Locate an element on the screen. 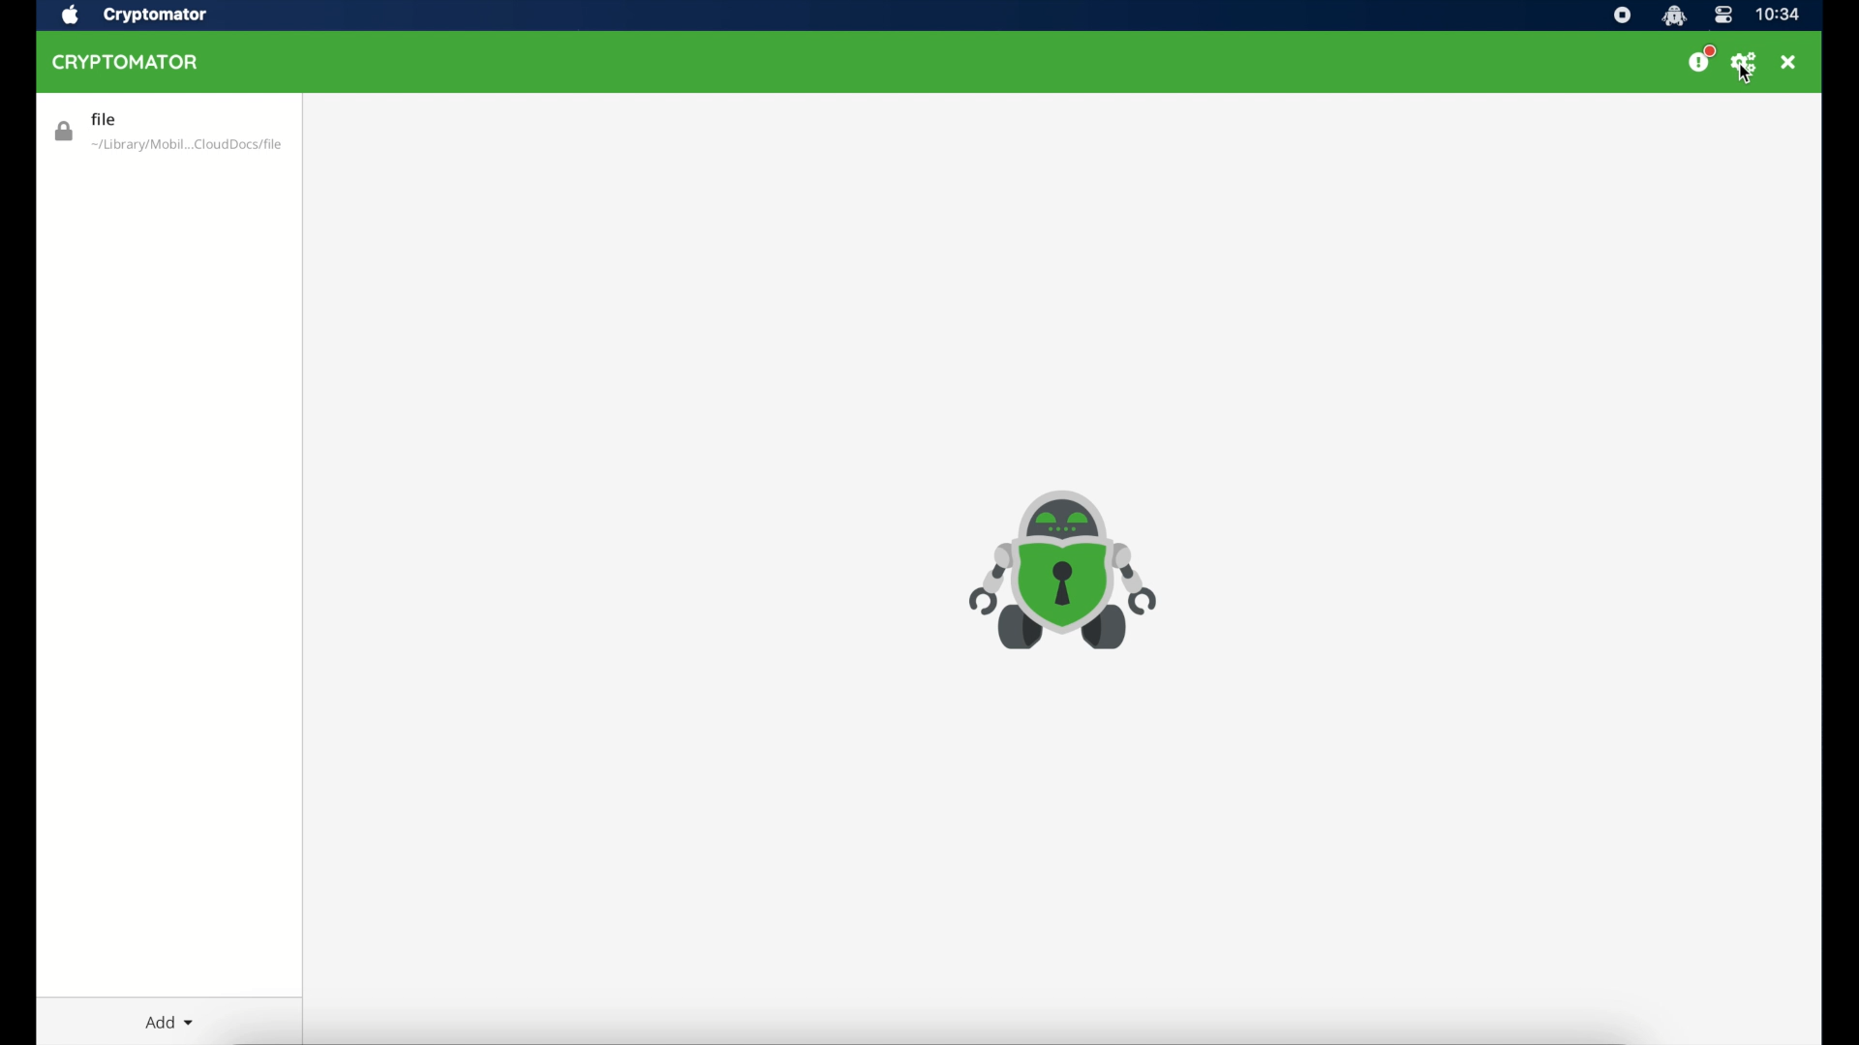 The image size is (1859, 1045). donate us is located at coordinates (1700, 61).